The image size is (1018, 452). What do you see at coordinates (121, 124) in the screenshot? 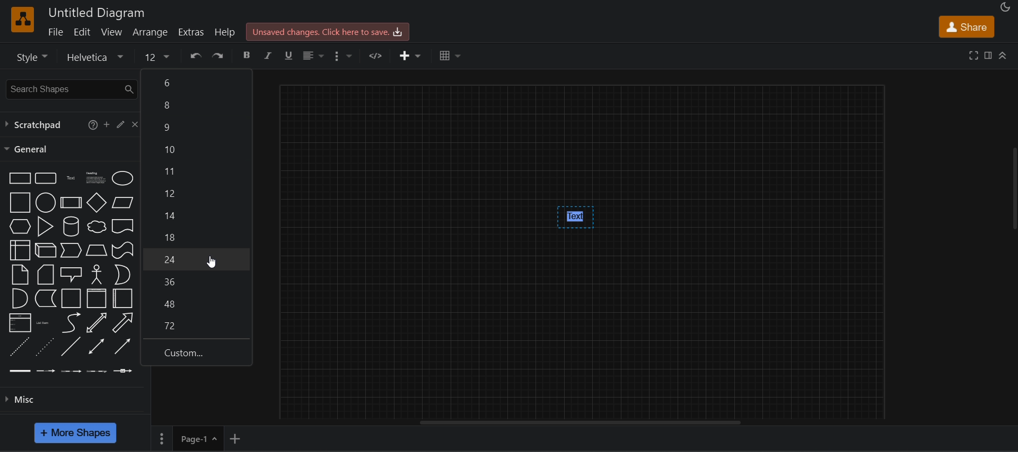
I see `edit` at bounding box center [121, 124].